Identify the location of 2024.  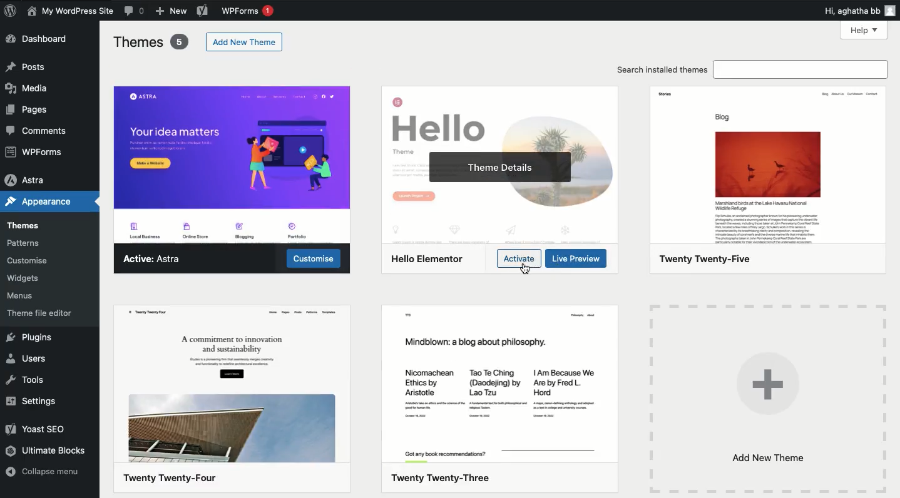
(232, 399).